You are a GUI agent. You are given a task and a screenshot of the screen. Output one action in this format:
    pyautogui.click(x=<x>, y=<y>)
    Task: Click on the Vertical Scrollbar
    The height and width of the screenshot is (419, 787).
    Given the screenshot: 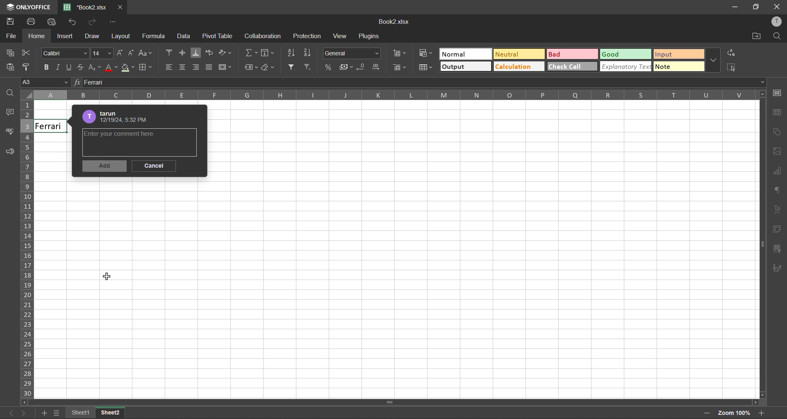 What is the action you would take?
    pyautogui.click(x=370, y=401)
    